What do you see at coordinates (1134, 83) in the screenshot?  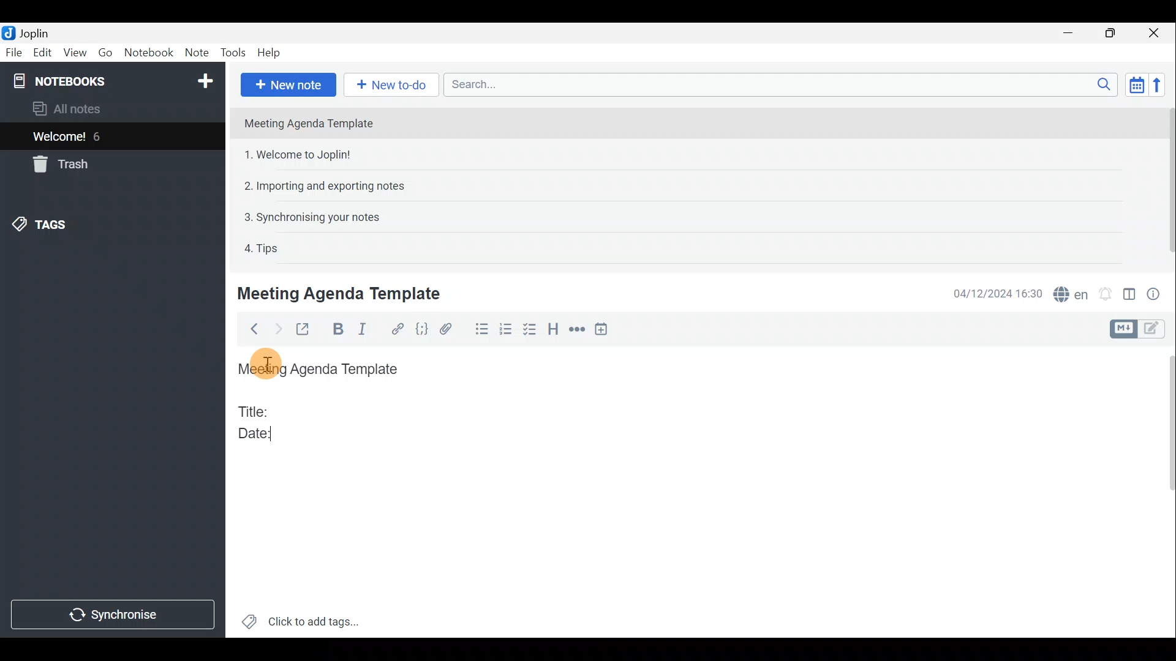 I see `Toggle sort order` at bounding box center [1134, 83].